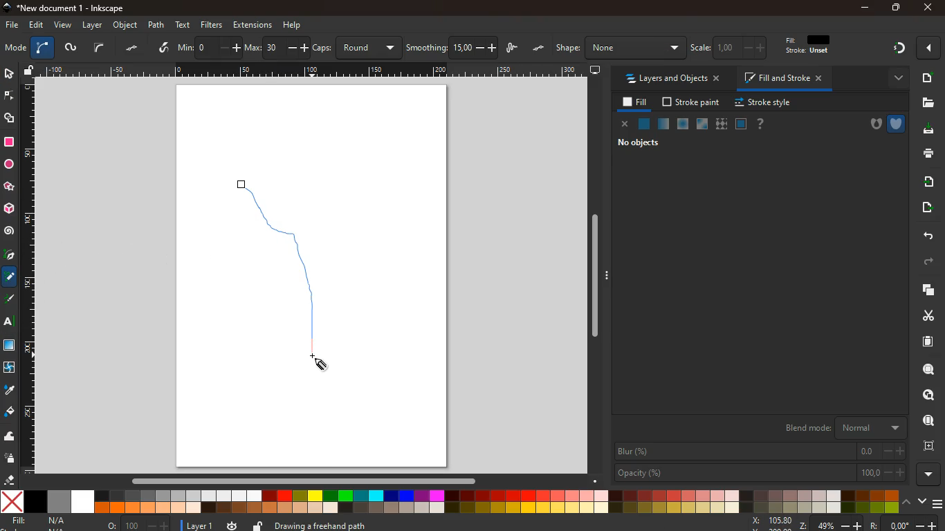 This screenshot has width=945, height=531. Describe the element at coordinates (928, 154) in the screenshot. I see `print` at that location.